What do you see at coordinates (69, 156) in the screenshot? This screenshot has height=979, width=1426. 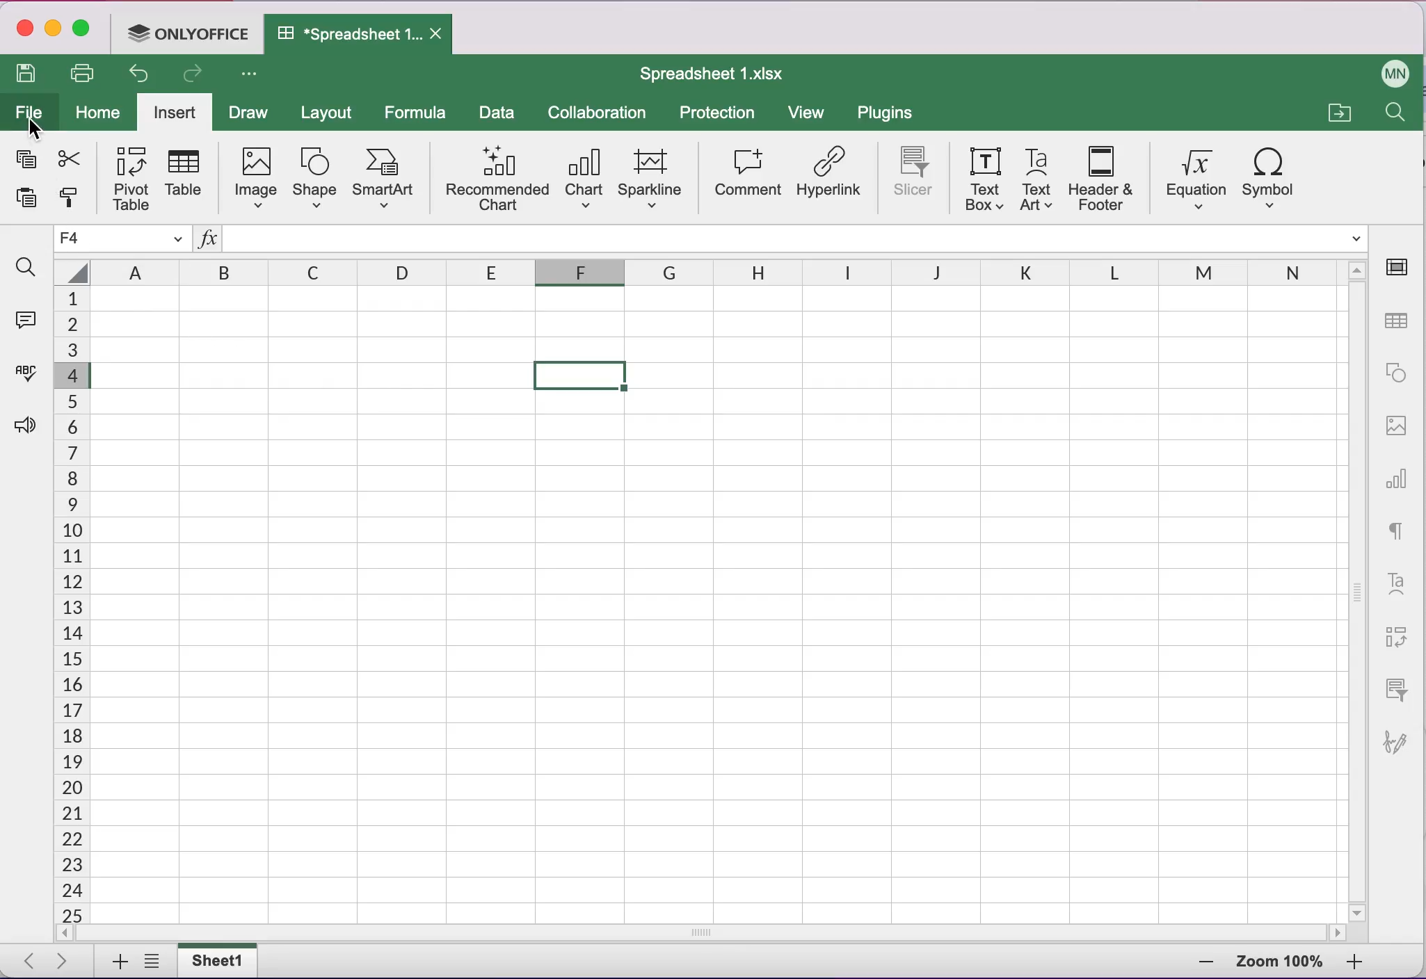 I see `cut` at bounding box center [69, 156].